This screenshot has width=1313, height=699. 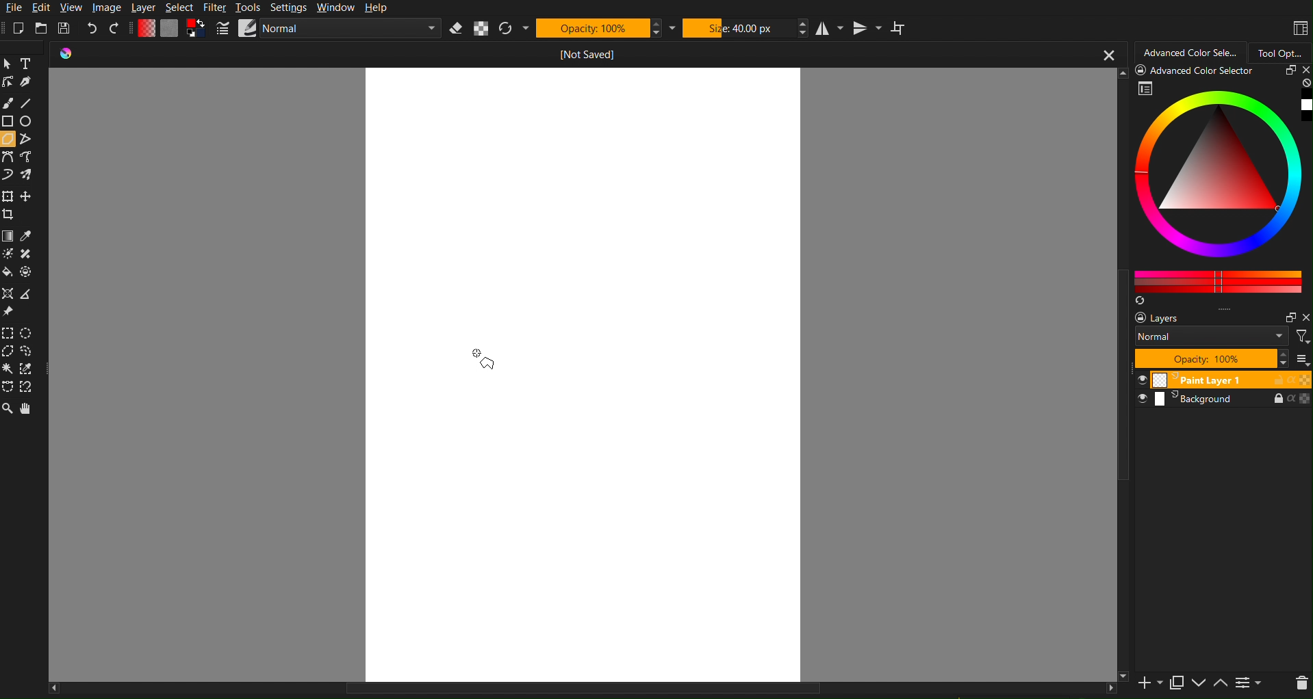 I want to click on restore panel, so click(x=1288, y=72).